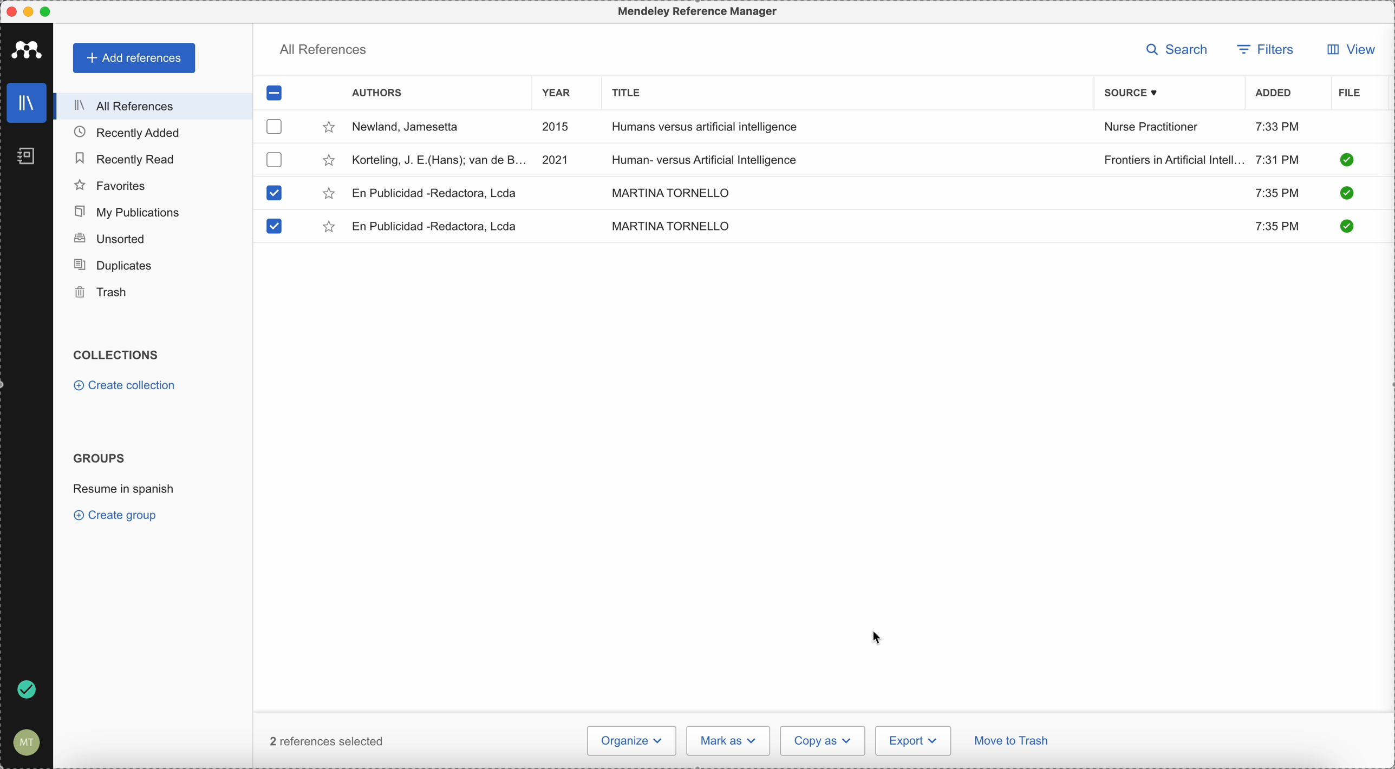 The image size is (1395, 769). I want to click on added, so click(1274, 94).